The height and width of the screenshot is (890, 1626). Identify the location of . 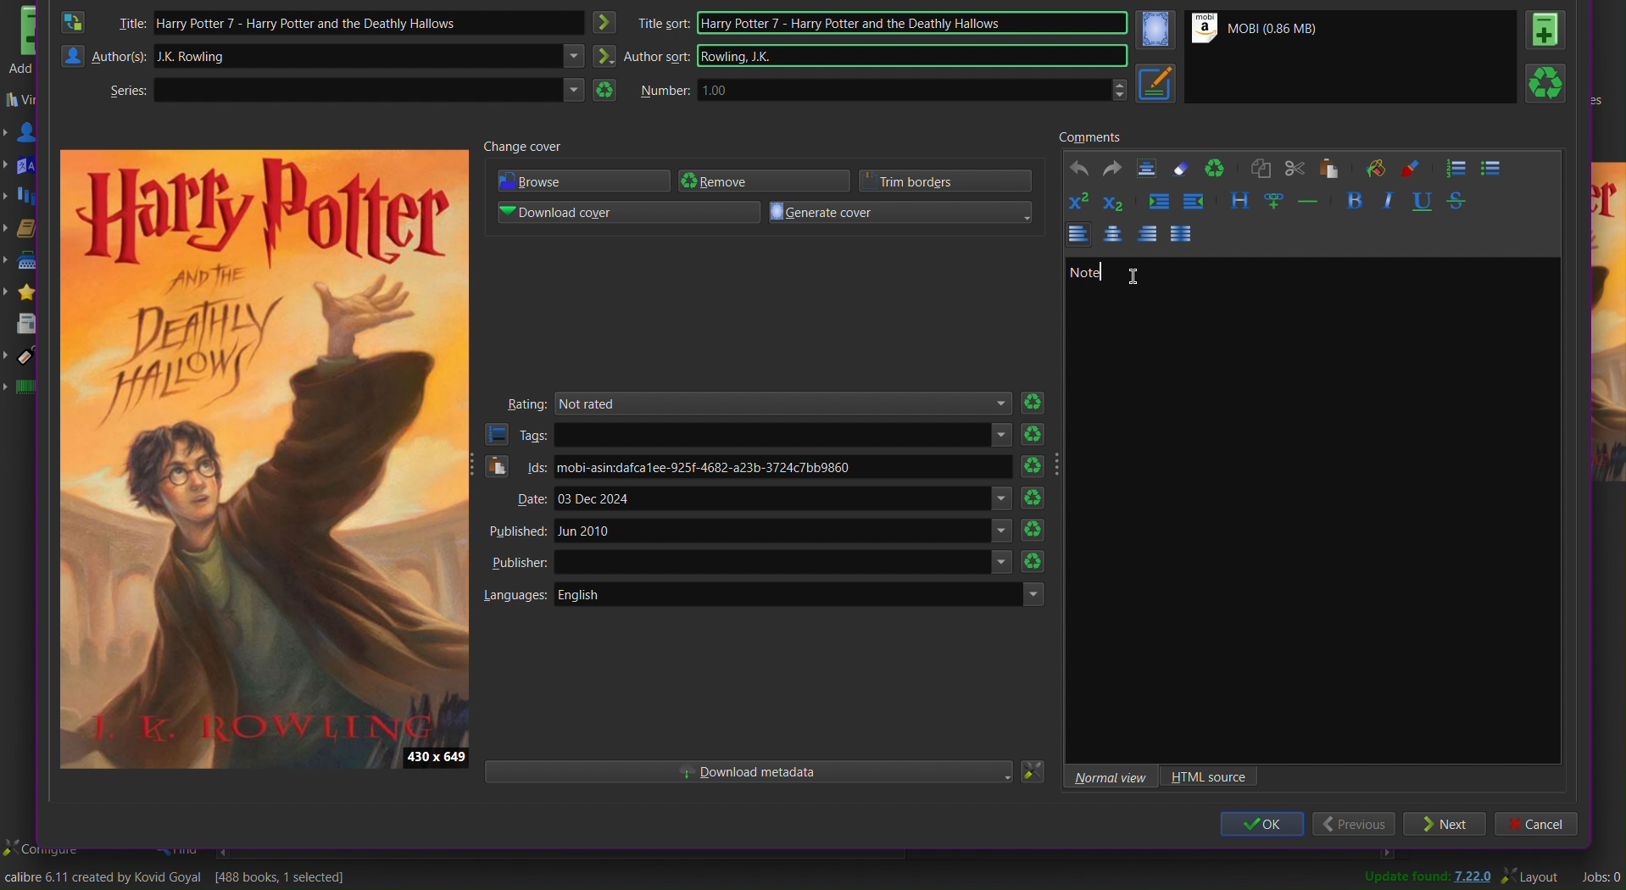
(784, 563).